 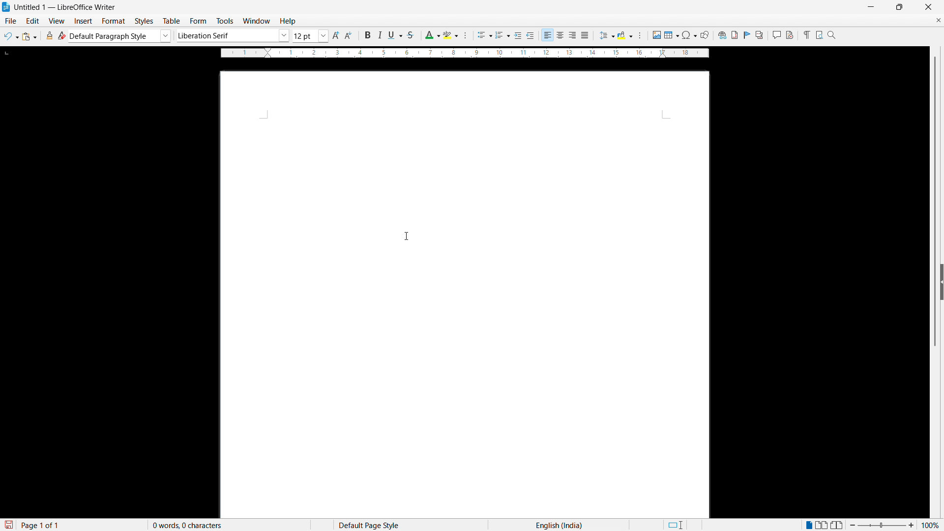 I want to click on italic , so click(x=379, y=35).